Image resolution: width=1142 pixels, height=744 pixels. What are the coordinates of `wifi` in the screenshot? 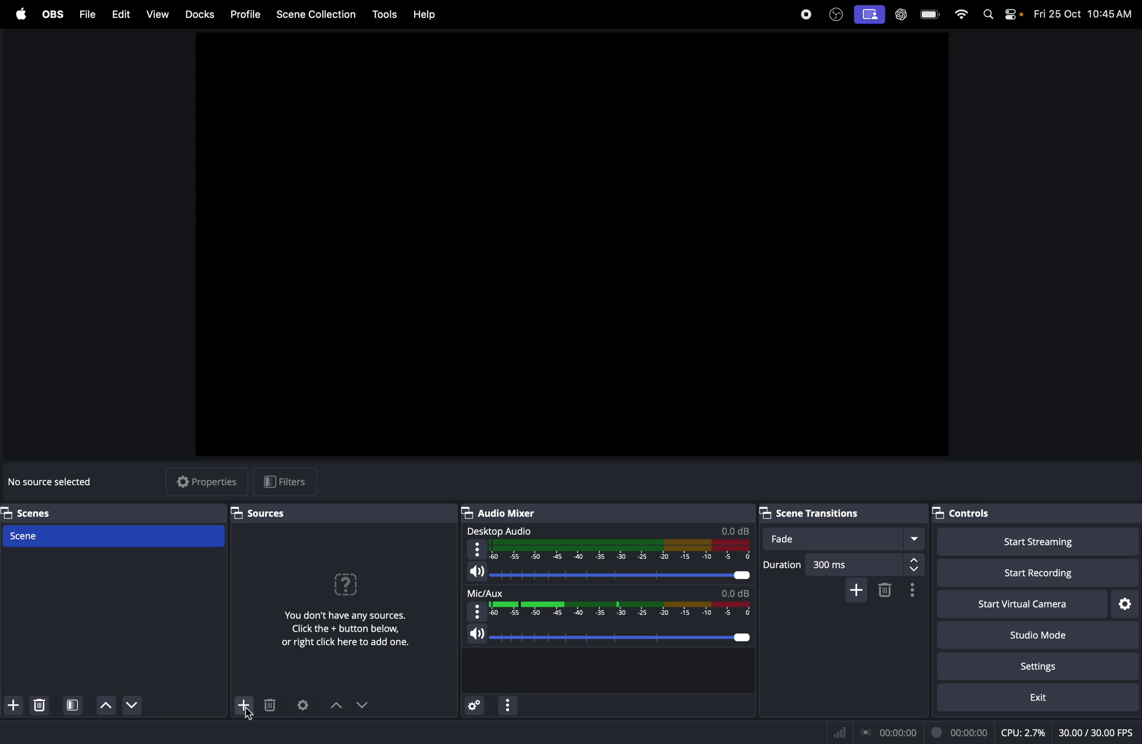 It's located at (963, 14).